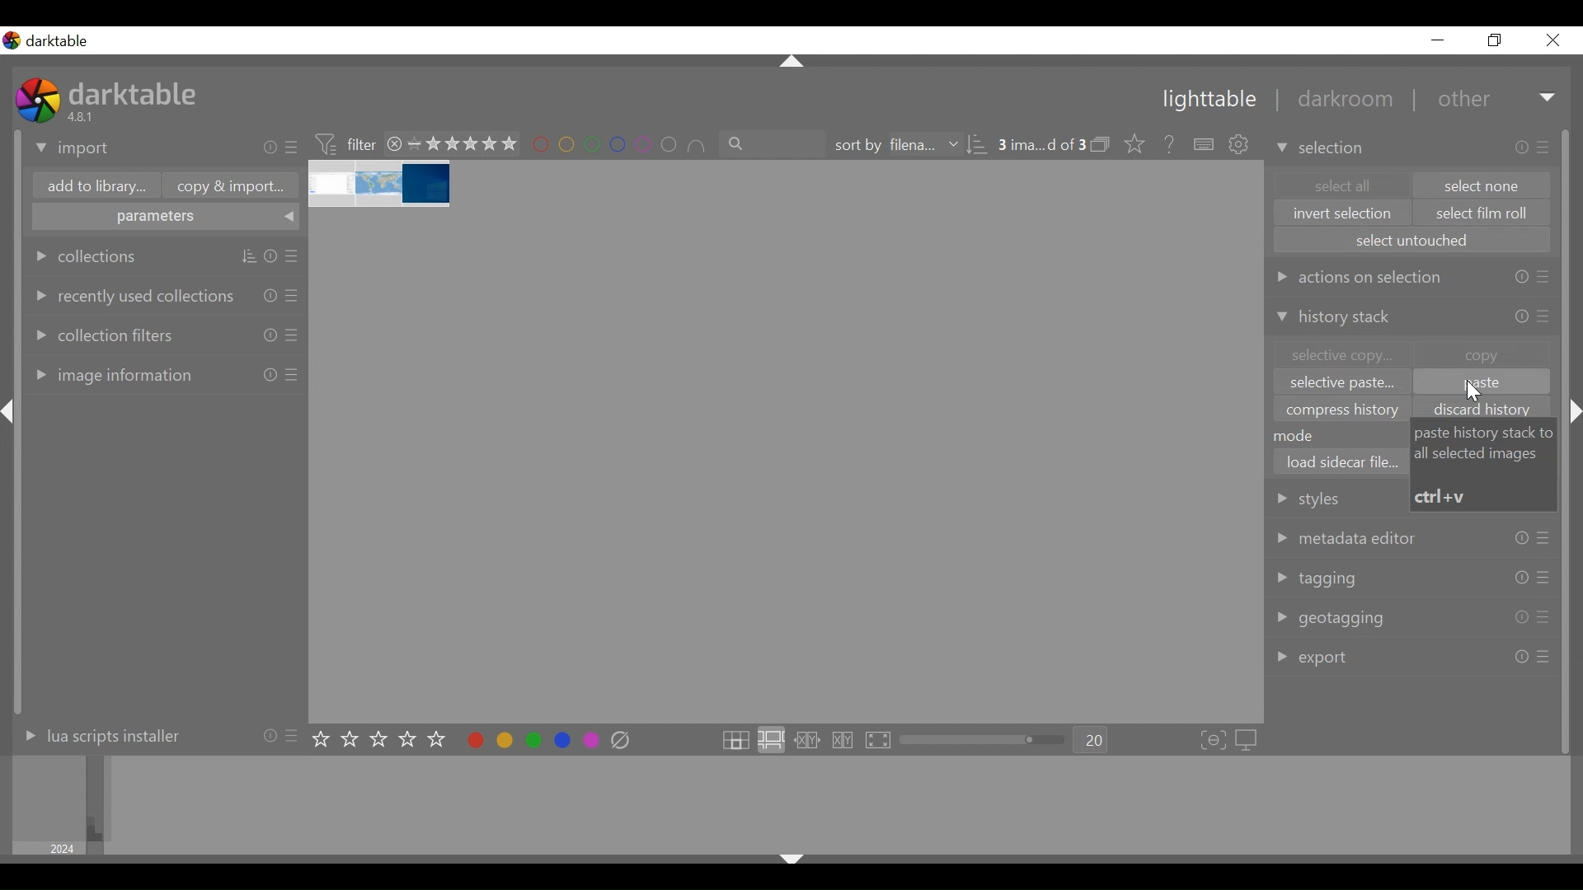  What do you see at coordinates (1317, 578) in the screenshot?
I see `tagging` at bounding box center [1317, 578].